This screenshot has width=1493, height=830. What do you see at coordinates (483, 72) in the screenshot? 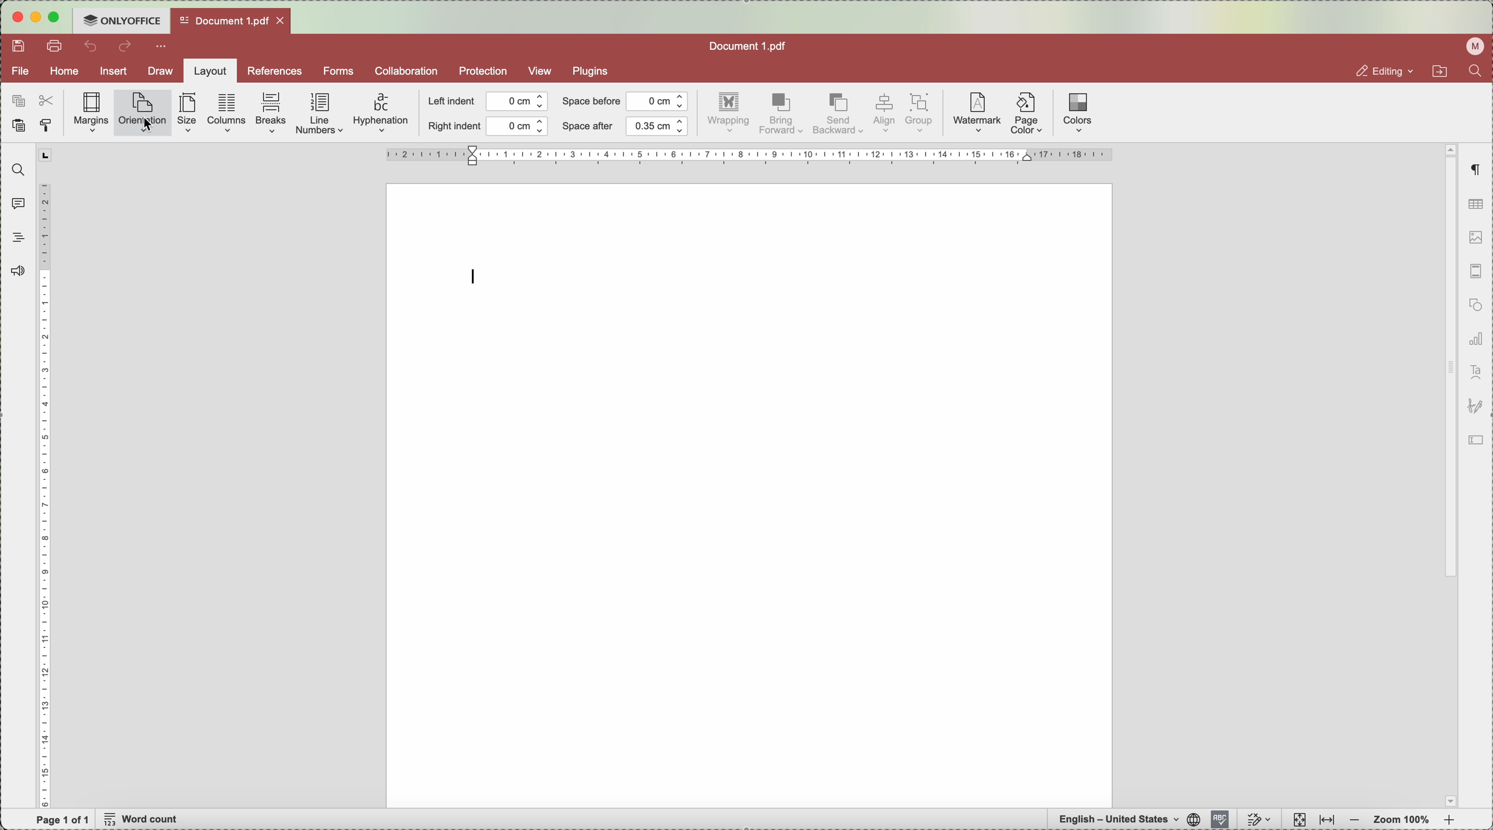
I see `protection` at bounding box center [483, 72].